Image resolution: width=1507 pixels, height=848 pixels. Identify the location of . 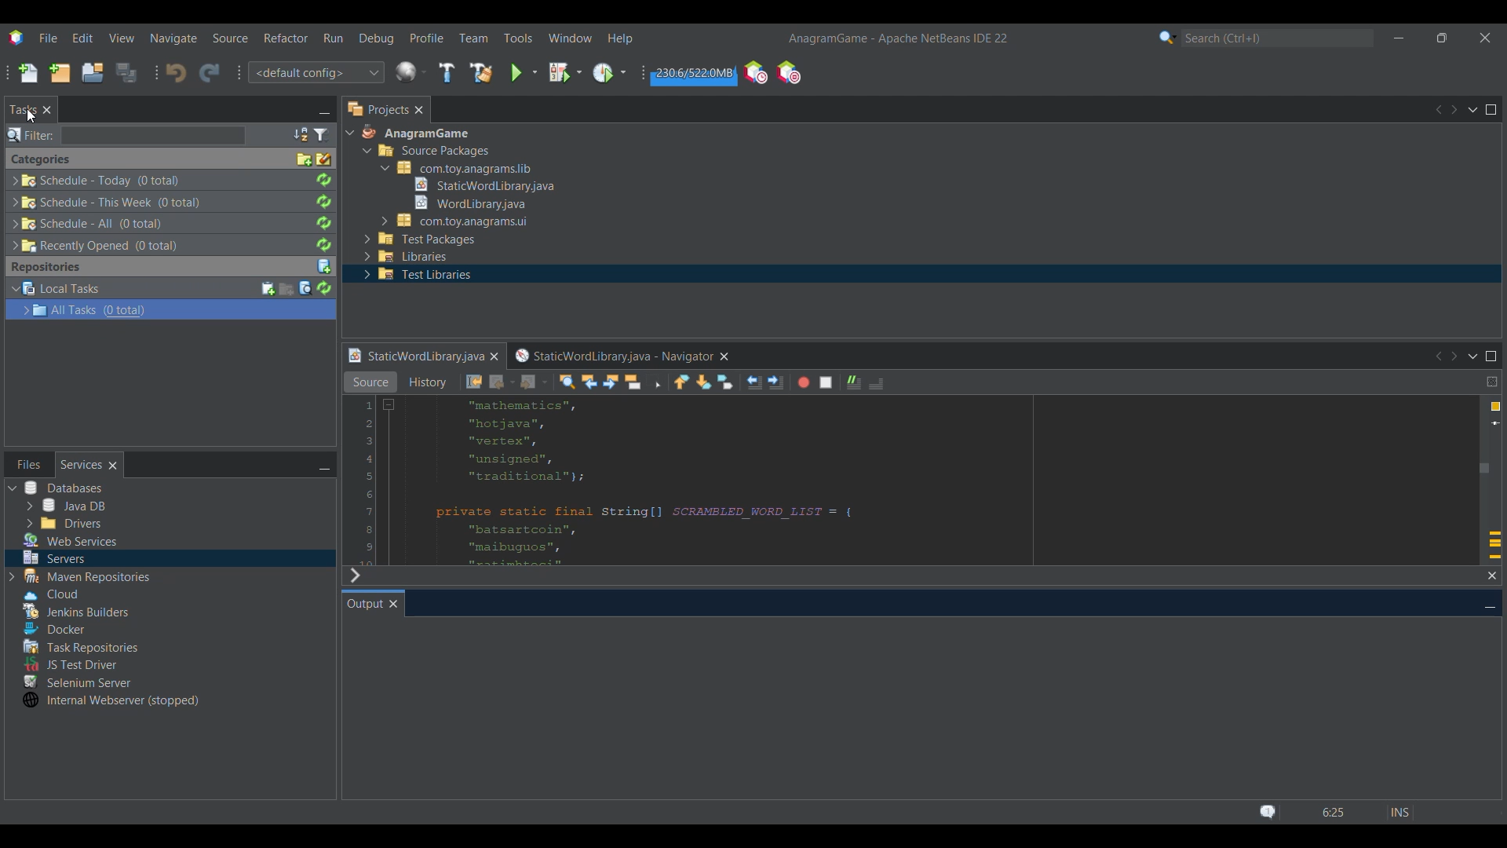
(90, 247).